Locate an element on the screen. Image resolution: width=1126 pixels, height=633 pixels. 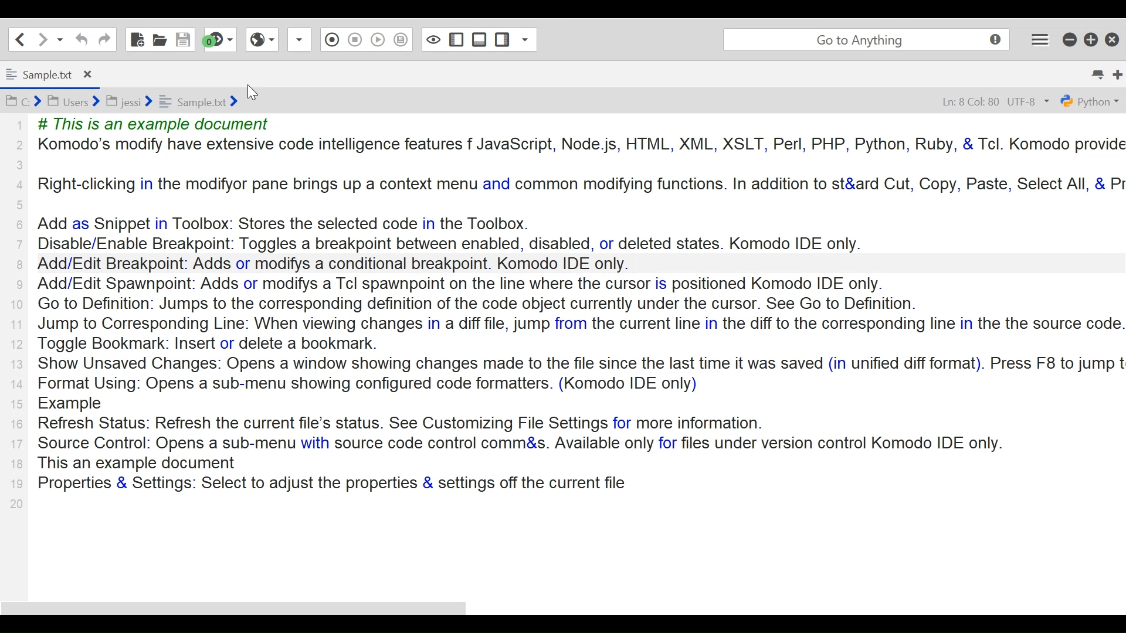
Show/Hide Right Pane is located at coordinates (502, 39).